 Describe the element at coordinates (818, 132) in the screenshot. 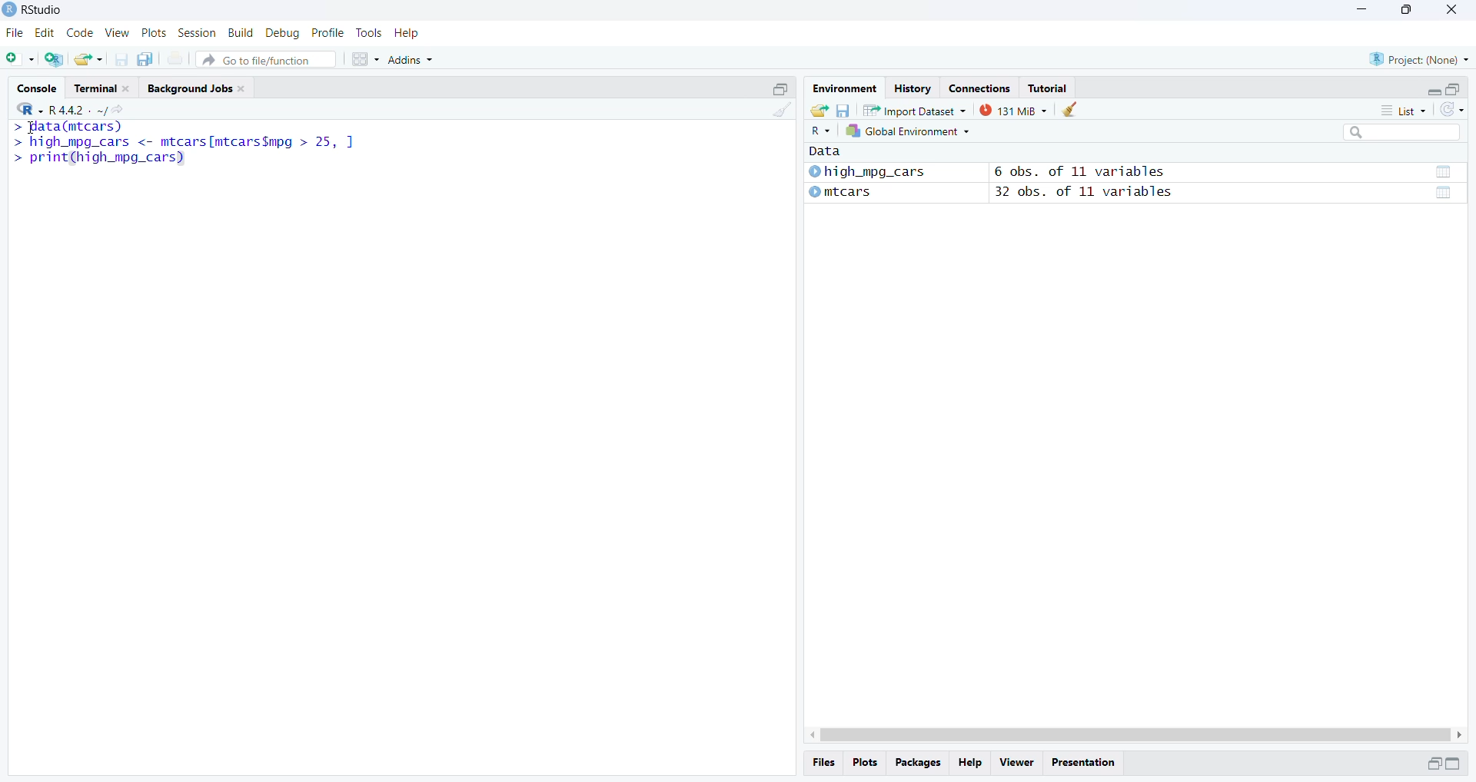

I see `R` at that location.